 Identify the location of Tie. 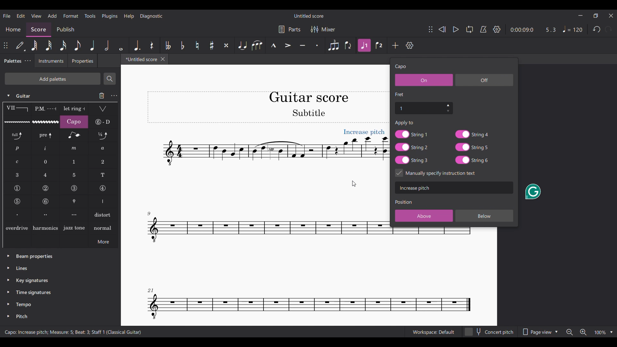
(242, 45).